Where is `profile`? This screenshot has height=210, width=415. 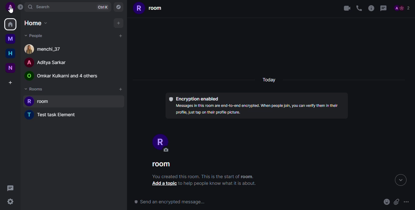 profile is located at coordinates (162, 142).